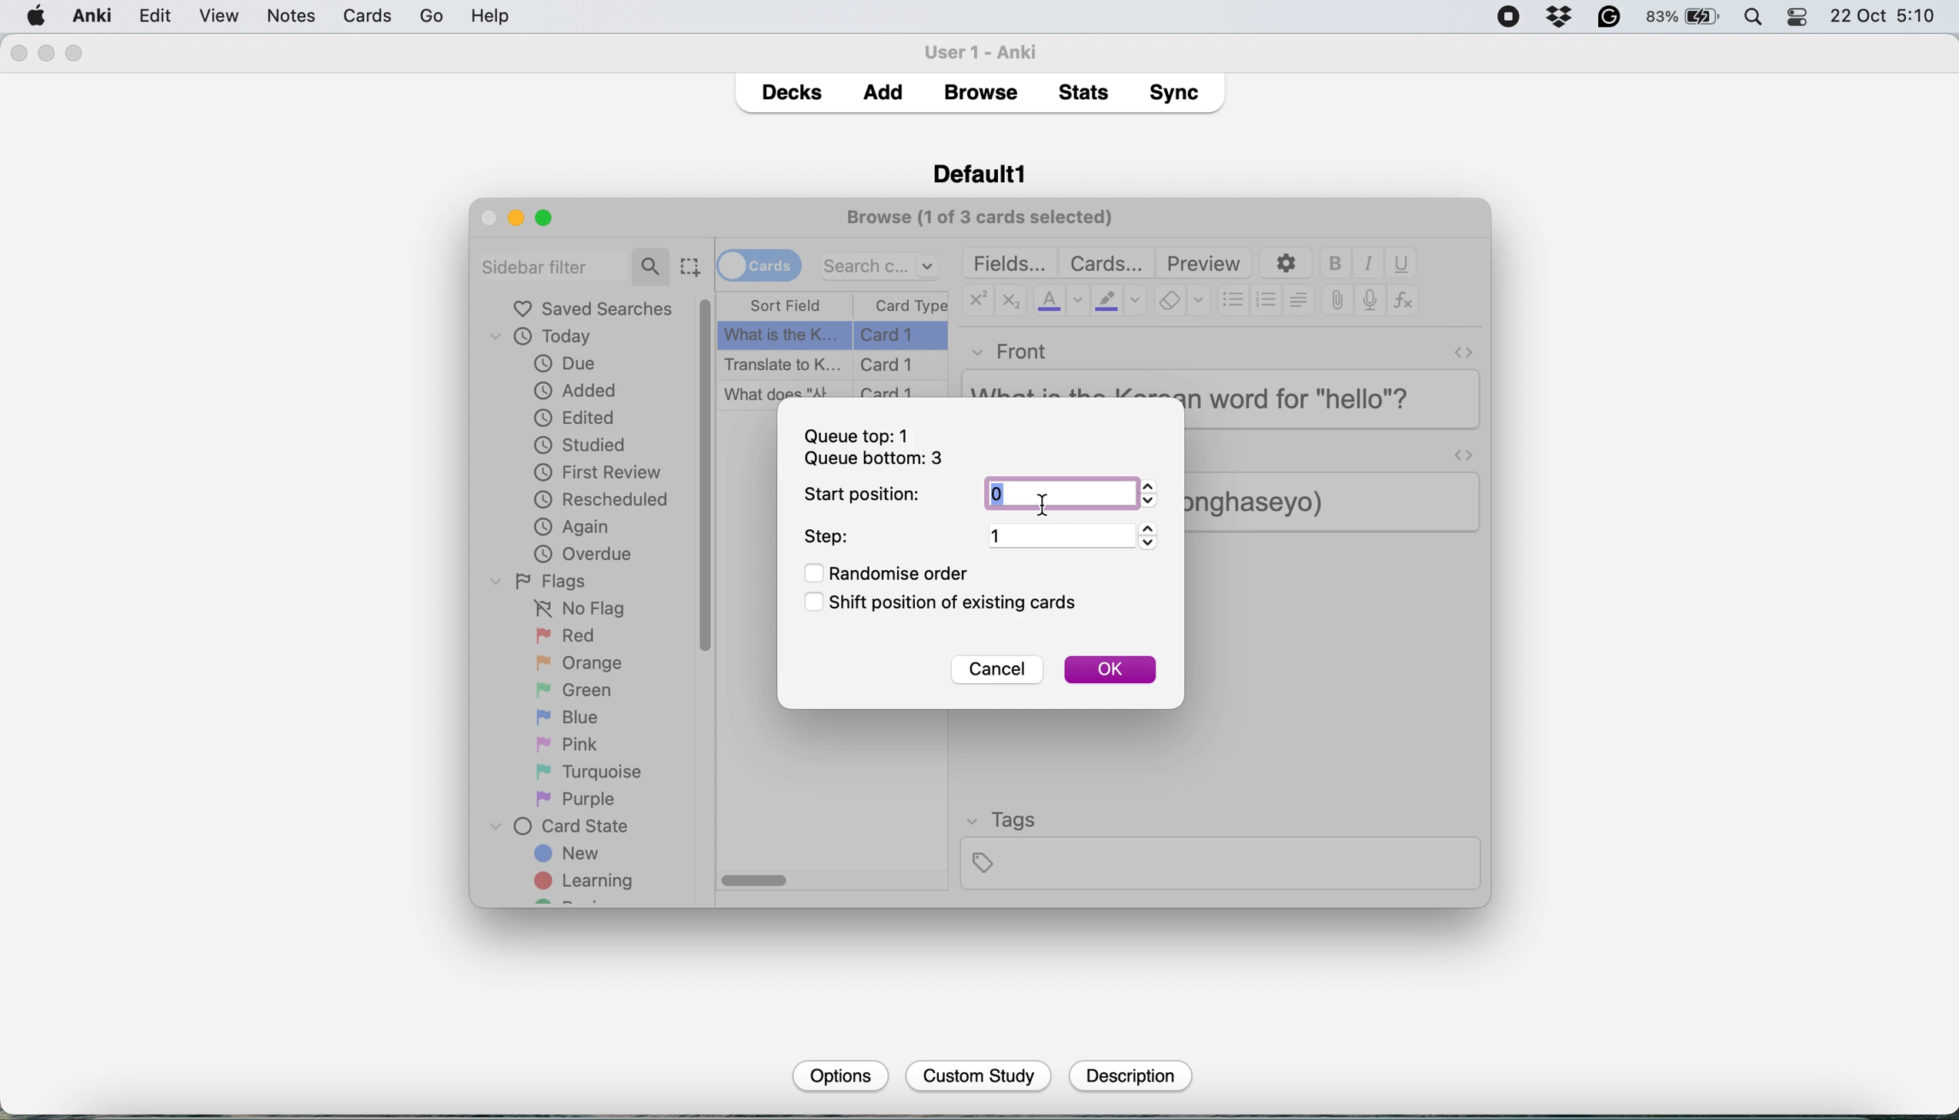  I want to click on screen recorder, so click(1509, 18).